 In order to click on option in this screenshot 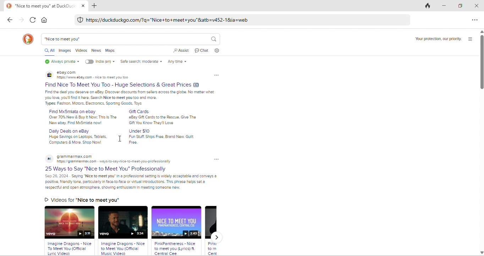, I will do `click(474, 21)`.